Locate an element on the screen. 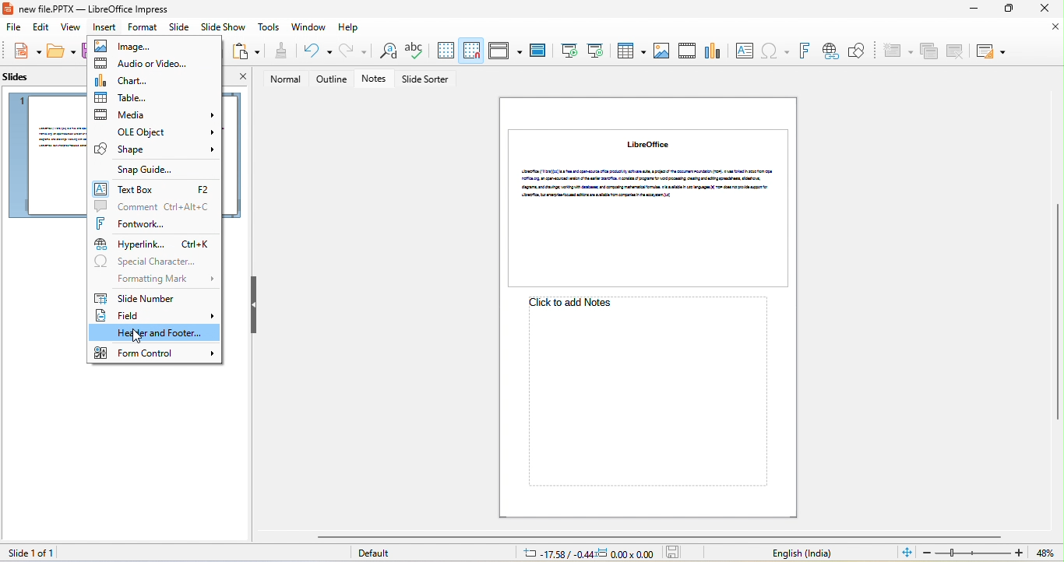 This screenshot has height=562, width=1064. current zoom 71% is located at coordinates (1049, 553).